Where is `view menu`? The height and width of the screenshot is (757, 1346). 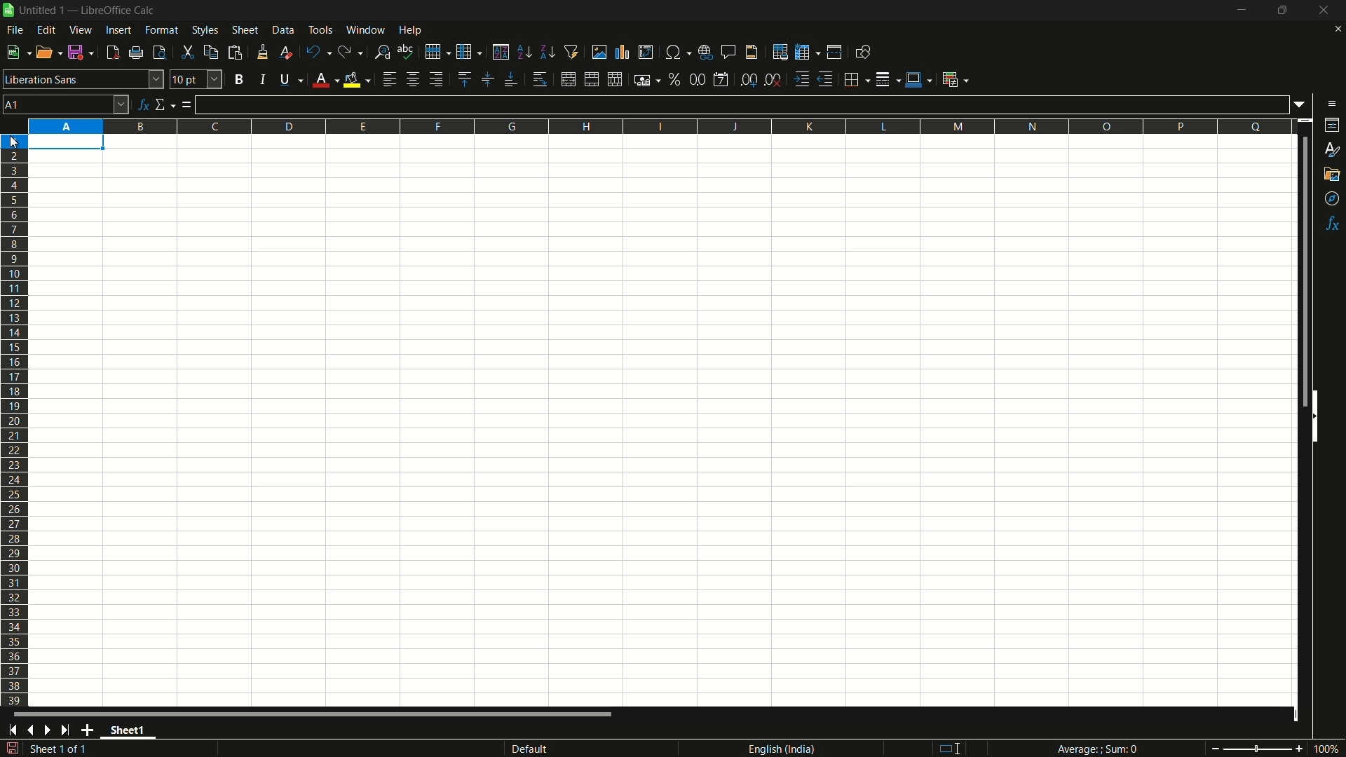 view menu is located at coordinates (81, 30).